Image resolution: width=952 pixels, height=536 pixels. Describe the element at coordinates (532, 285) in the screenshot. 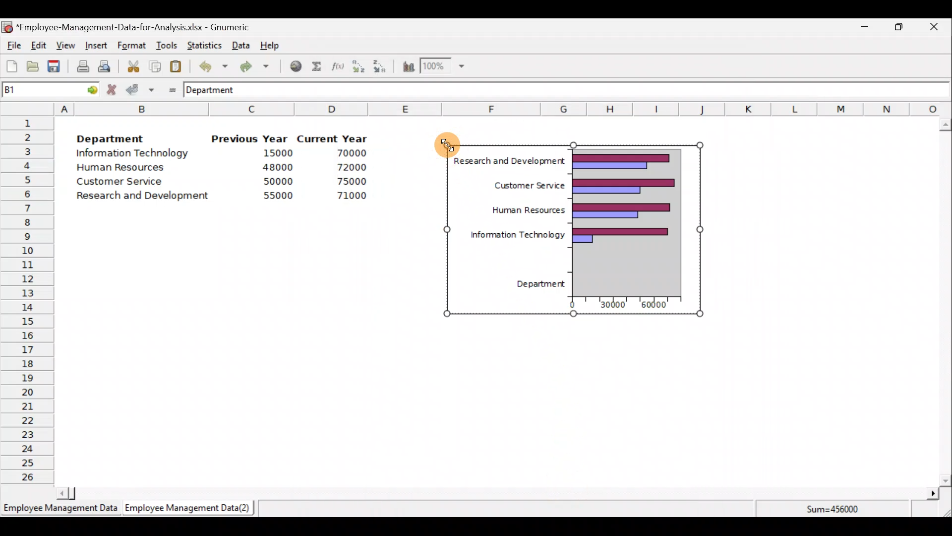

I see `Department` at that location.